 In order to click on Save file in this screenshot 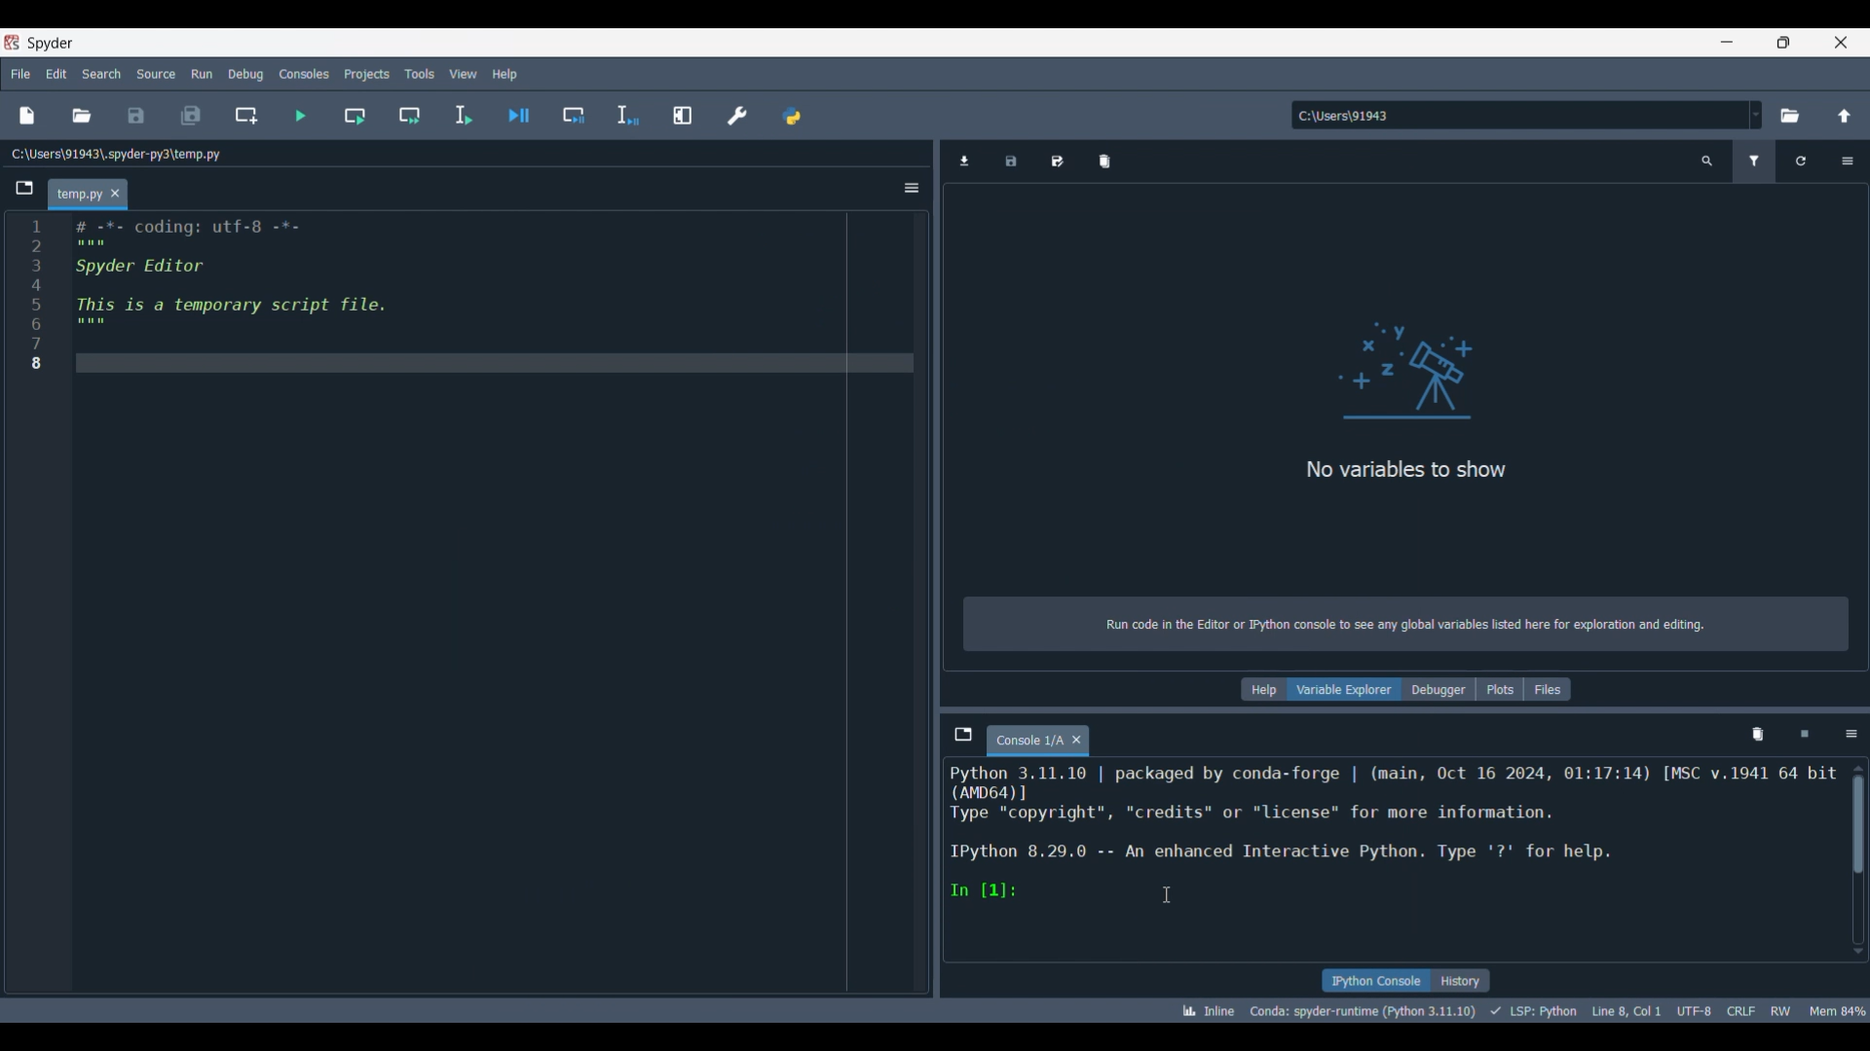, I will do `click(136, 116)`.